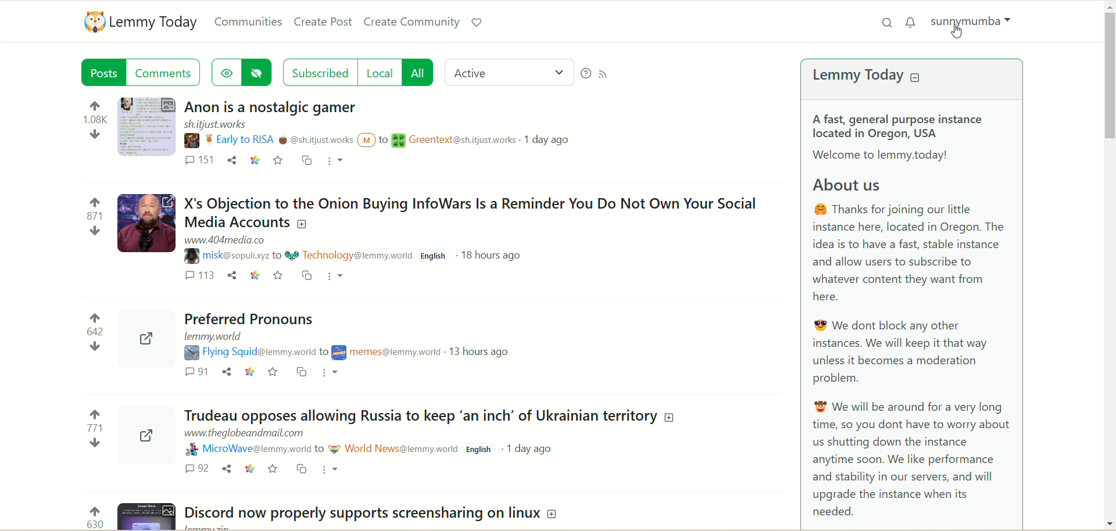 This screenshot has height=531, width=1116. Describe the element at coordinates (210, 337) in the screenshot. I see `URL` at that location.